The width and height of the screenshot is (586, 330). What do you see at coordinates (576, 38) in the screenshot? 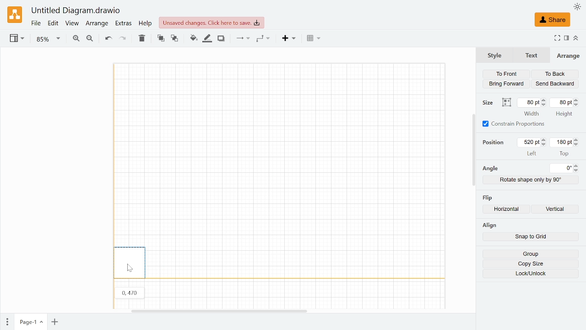
I see `Collapse /expamd` at bounding box center [576, 38].